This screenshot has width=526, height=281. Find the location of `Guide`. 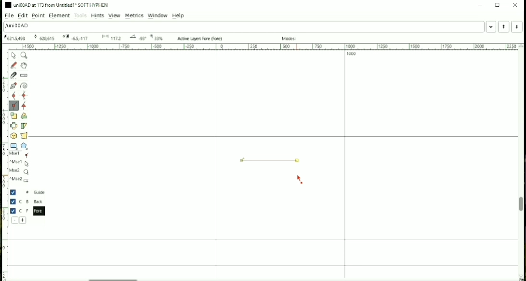

Guide is located at coordinates (28, 192).